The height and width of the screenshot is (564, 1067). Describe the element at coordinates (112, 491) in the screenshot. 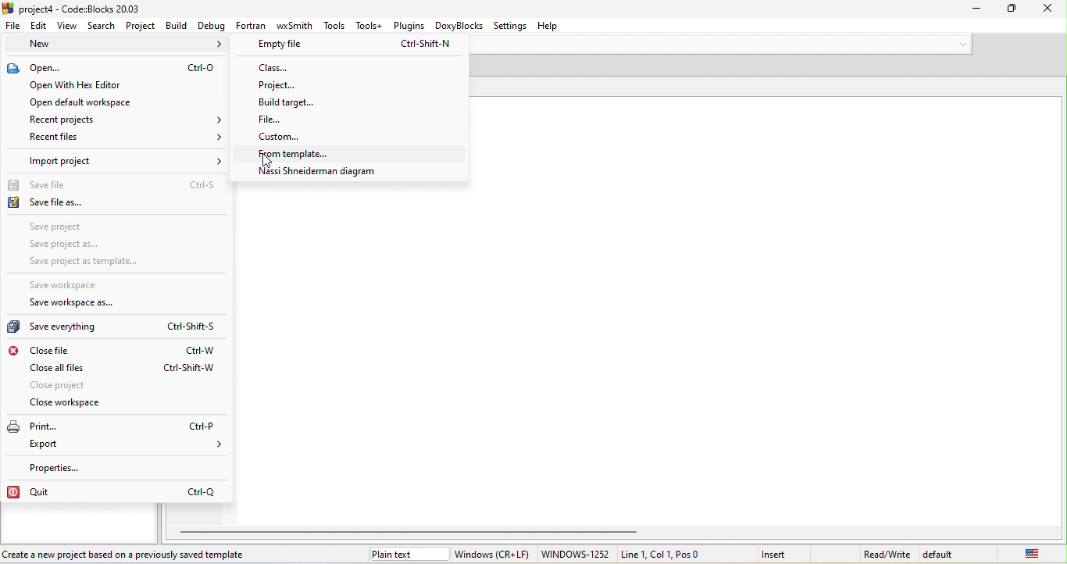

I see `quit` at that location.